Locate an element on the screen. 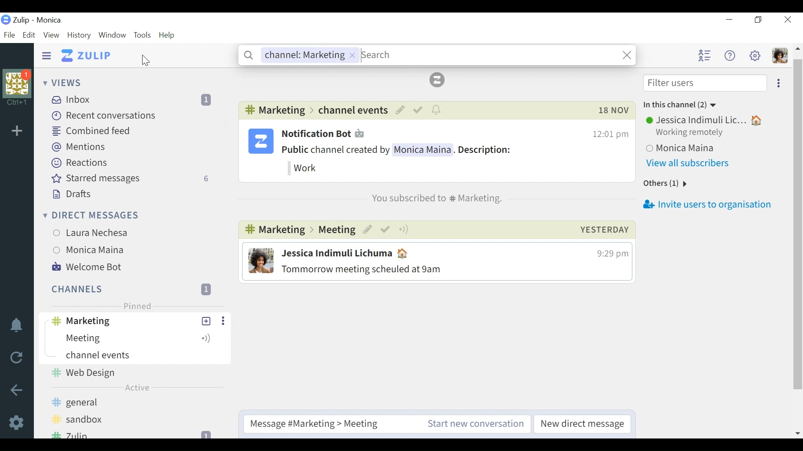 This screenshot has height=451, width=803. users is located at coordinates (95, 249).